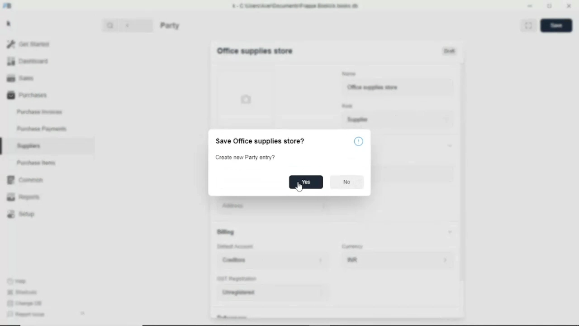  Describe the element at coordinates (399, 87) in the screenshot. I see `Cursor` at that location.